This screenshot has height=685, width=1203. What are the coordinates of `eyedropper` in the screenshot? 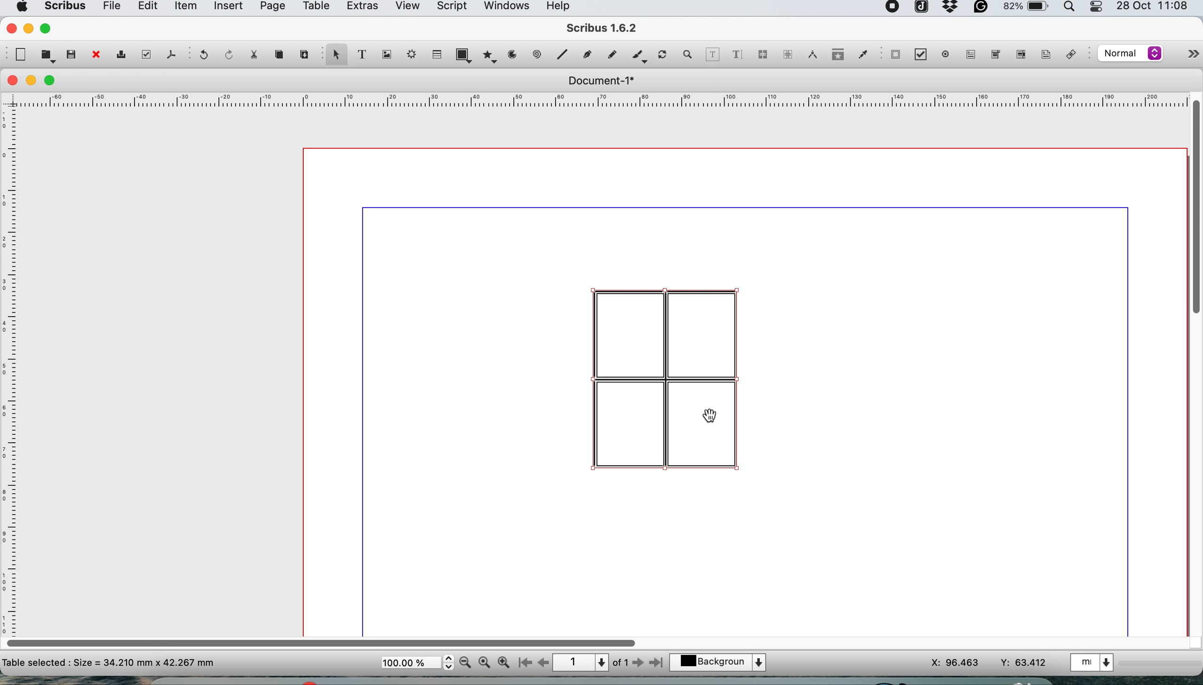 It's located at (862, 56).